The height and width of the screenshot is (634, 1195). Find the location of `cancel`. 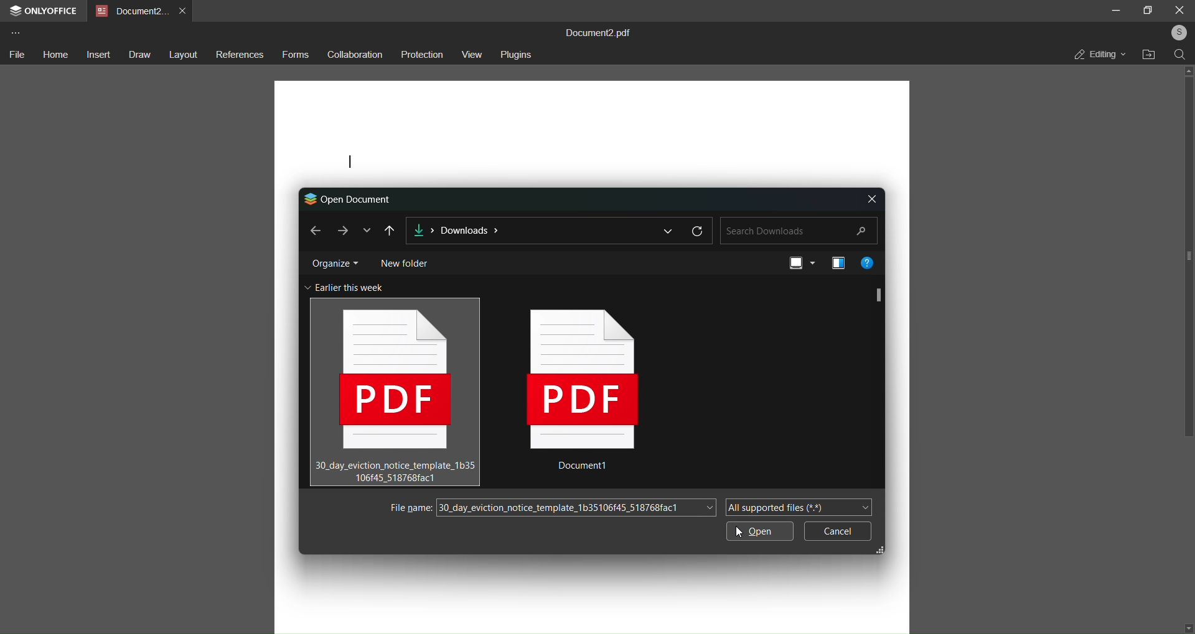

cancel is located at coordinates (838, 531).